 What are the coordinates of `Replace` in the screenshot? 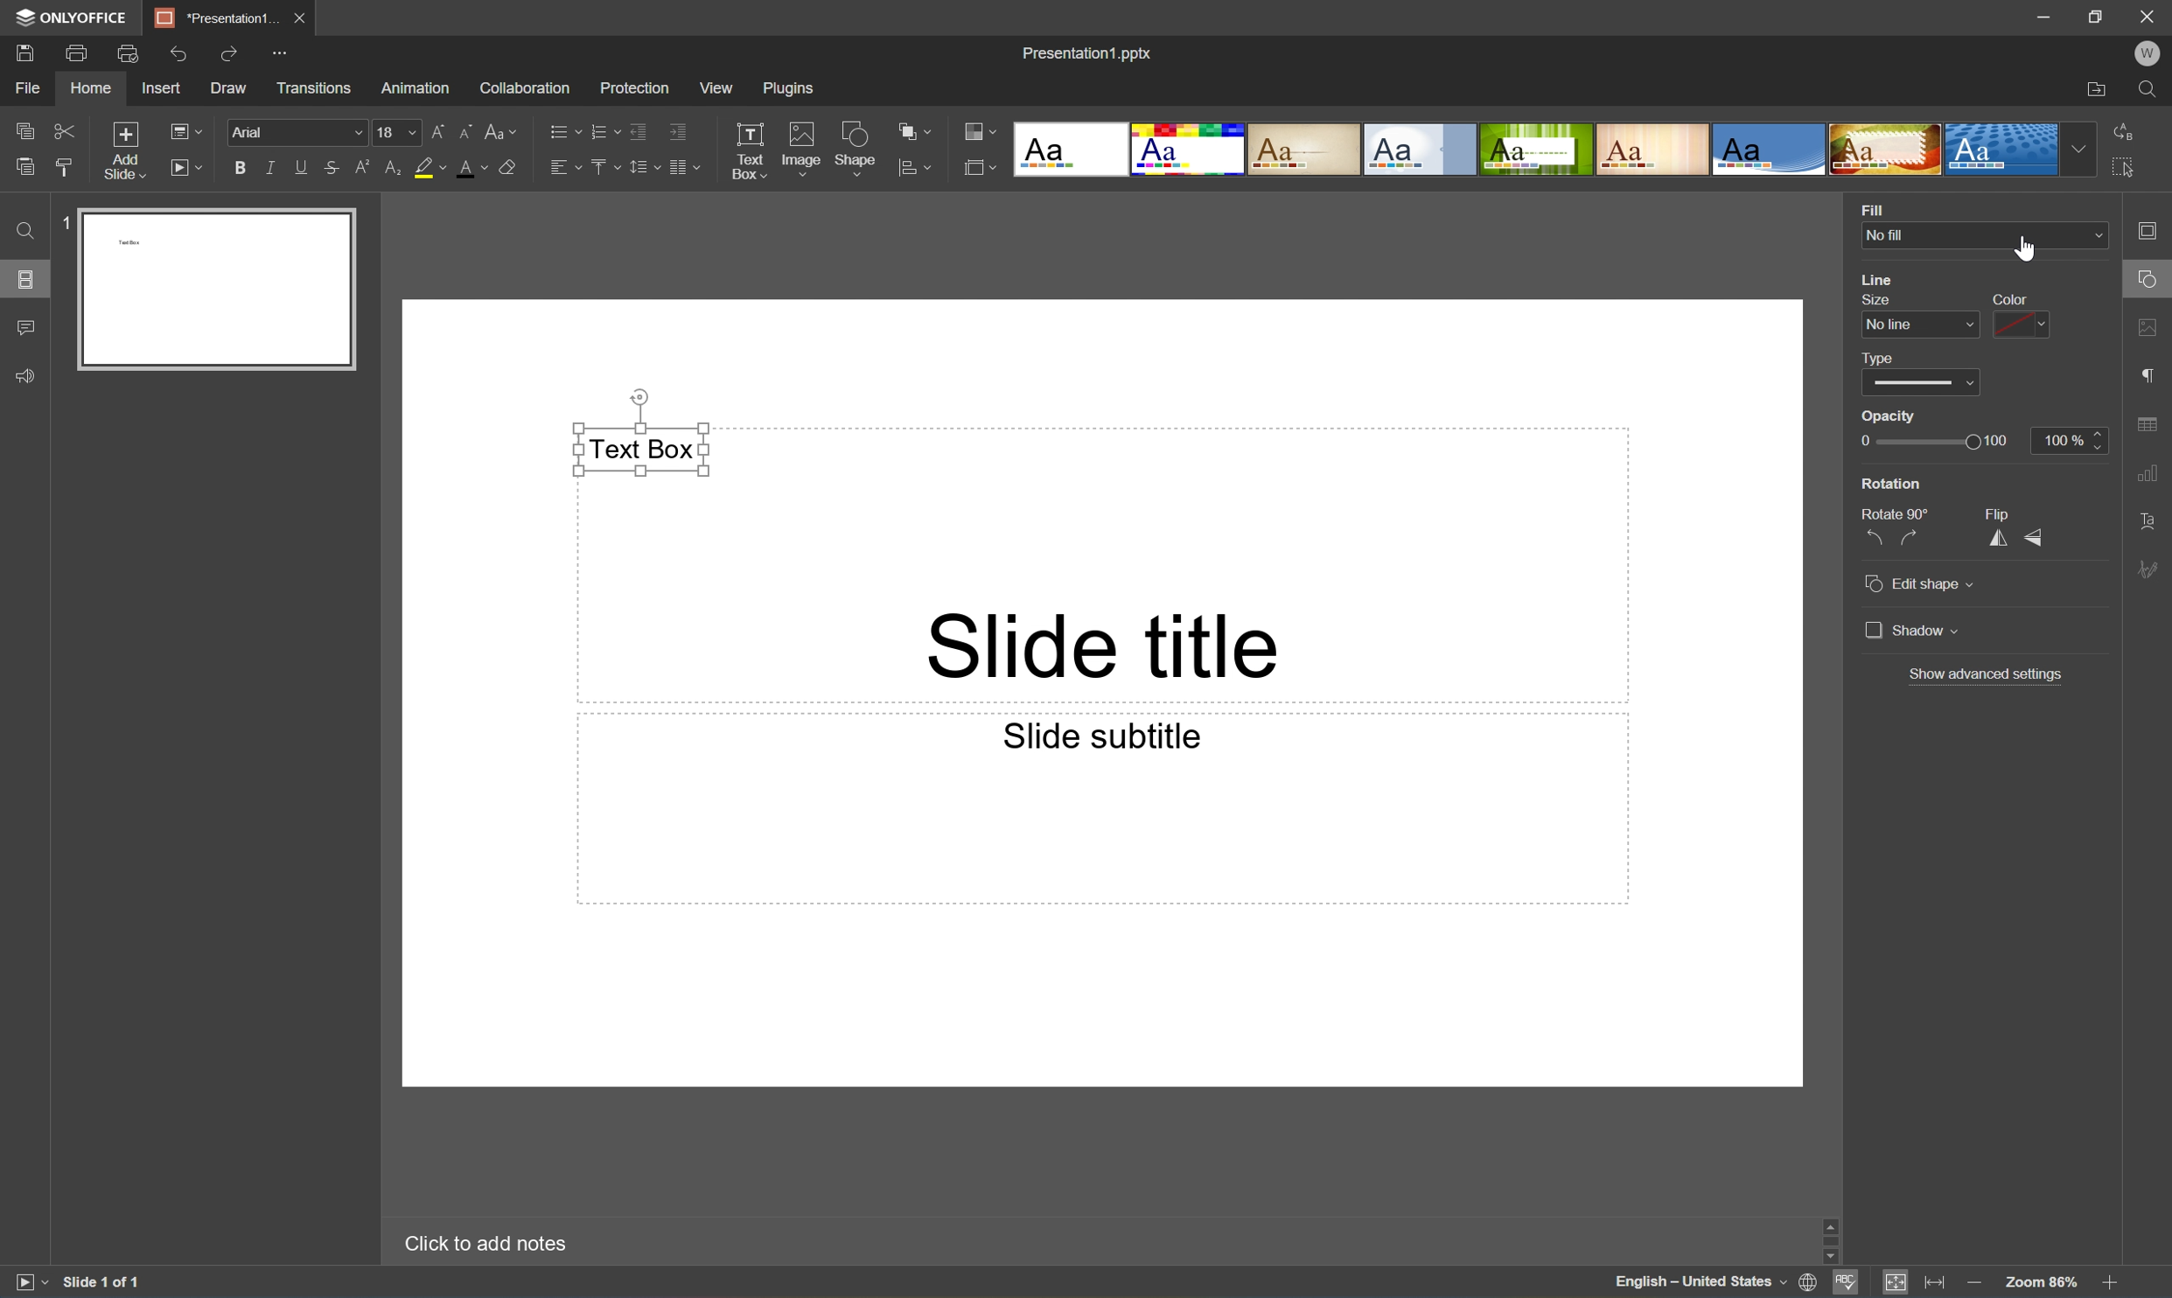 It's located at (2125, 129).